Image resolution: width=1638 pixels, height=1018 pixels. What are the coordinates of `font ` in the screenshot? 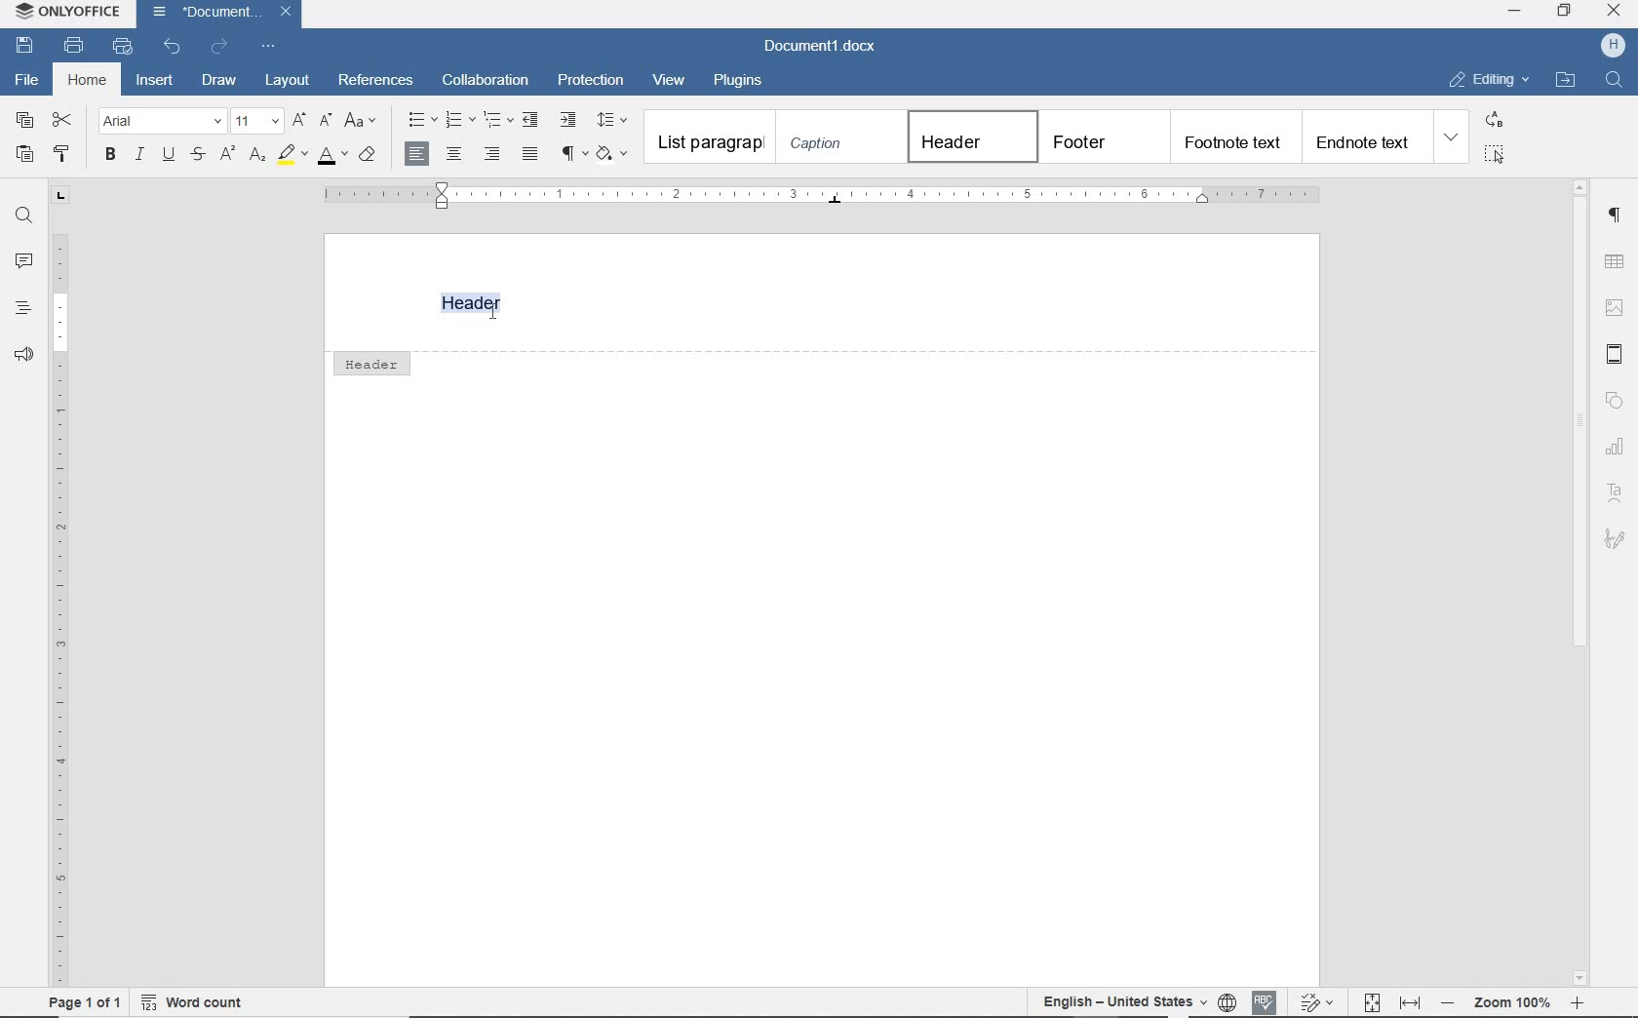 It's located at (162, 122).